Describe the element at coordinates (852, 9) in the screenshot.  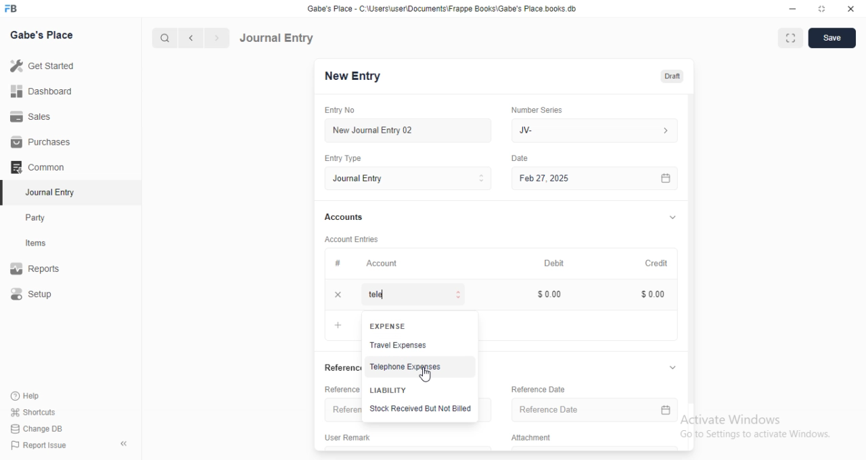
I see `Close` at that location.